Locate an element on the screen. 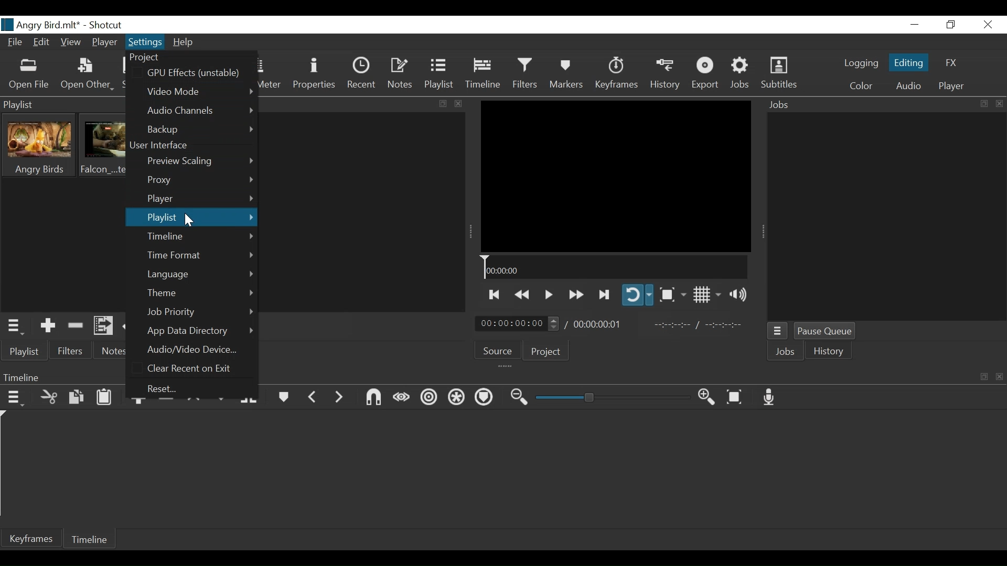 The width and height of the screenshot is (1007, 566). Skip to the next point is located at coordinates (605, 295).